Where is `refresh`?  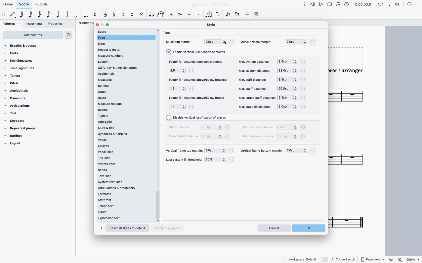
refresh is located at coordinates (304, 80).